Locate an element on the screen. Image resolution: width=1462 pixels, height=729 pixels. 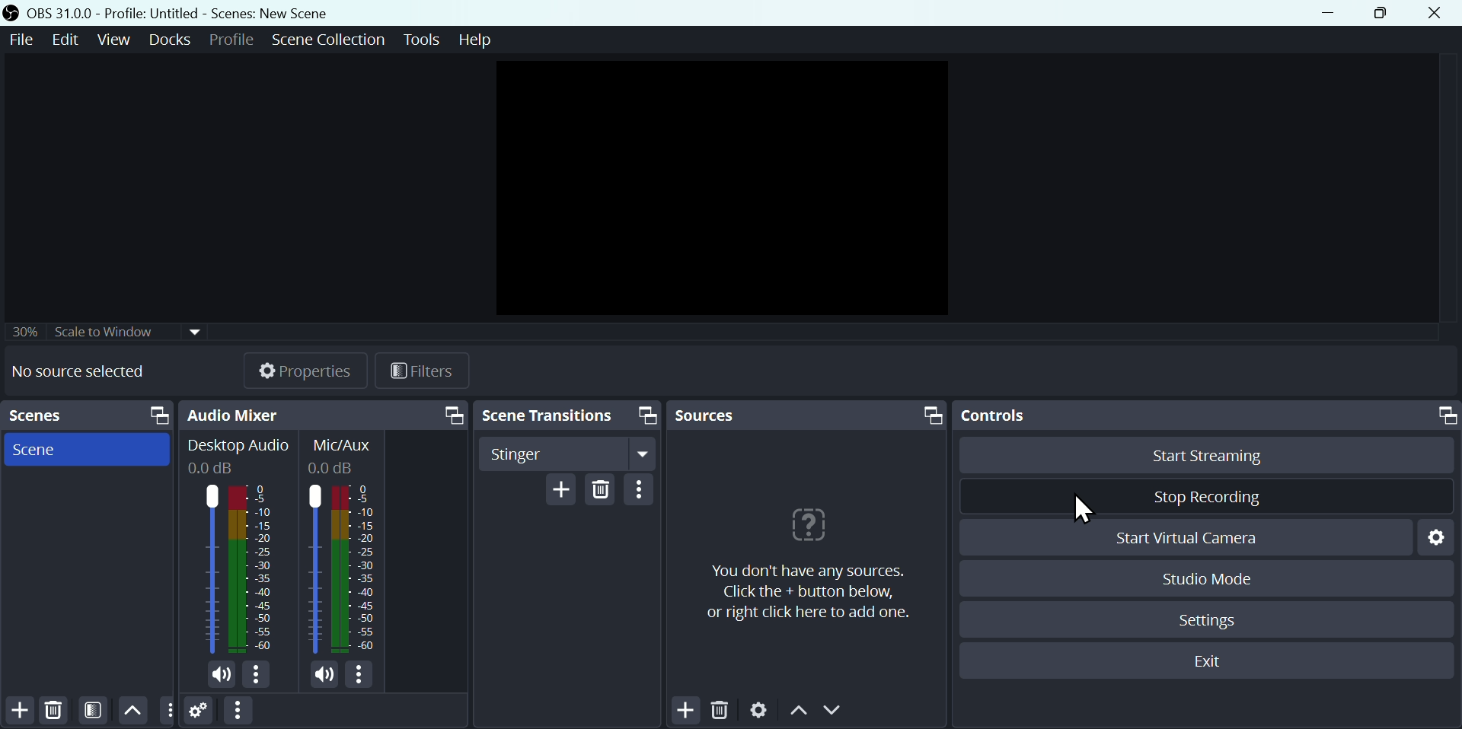
Audio mixer is located at coordinates (236, 412).